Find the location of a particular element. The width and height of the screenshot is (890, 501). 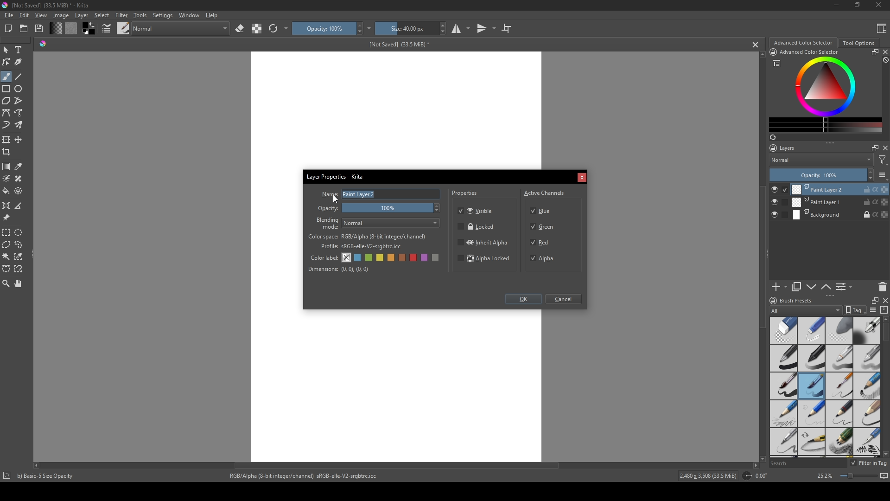

copy is located at coordinates (797, 287).